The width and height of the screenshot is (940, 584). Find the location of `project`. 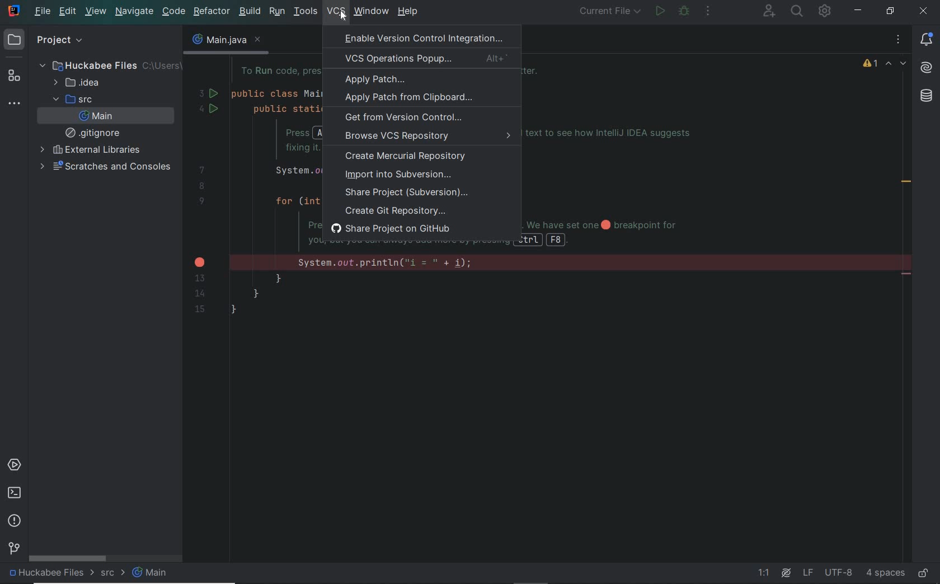

project is located at coordinates (49, 41).